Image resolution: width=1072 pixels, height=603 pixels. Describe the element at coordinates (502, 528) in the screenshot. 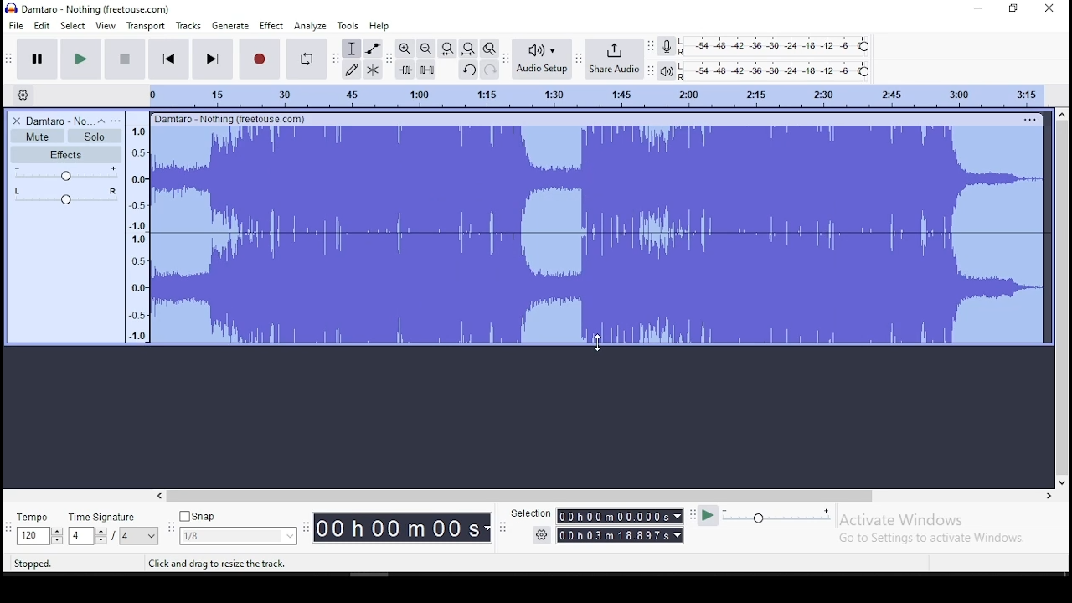

I see `` at that location.